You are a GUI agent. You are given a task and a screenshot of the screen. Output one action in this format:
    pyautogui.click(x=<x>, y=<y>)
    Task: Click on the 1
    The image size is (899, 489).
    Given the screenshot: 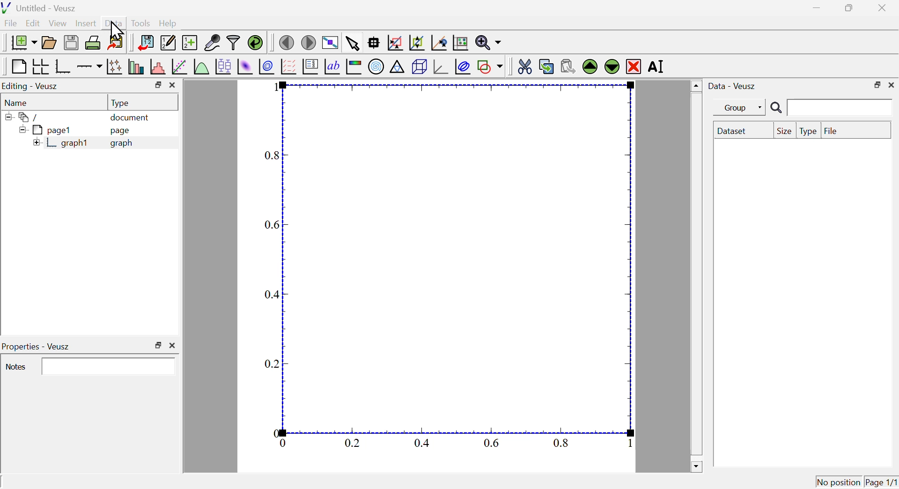 What is the action you would take?
    pyautogui.click(x=276, y=88)
    